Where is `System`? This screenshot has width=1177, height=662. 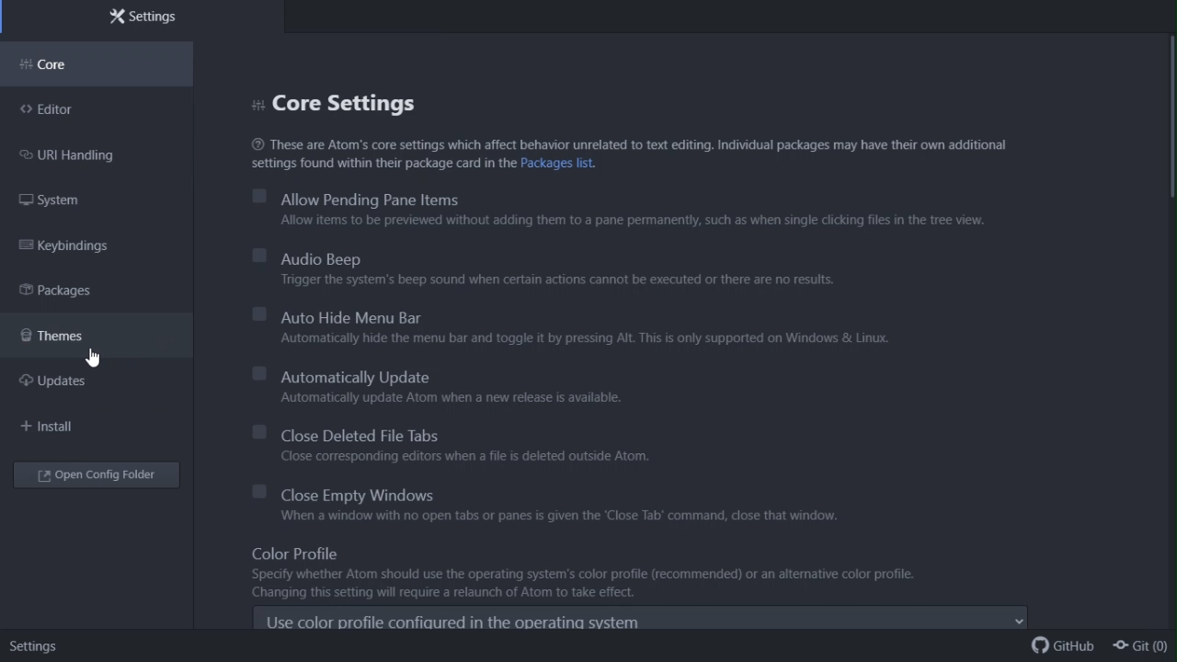
System is located at coordinates (56, 201).